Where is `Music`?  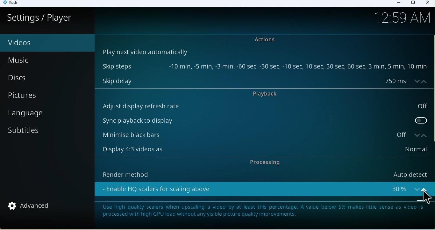 Music is located at coordinates (34, 61).